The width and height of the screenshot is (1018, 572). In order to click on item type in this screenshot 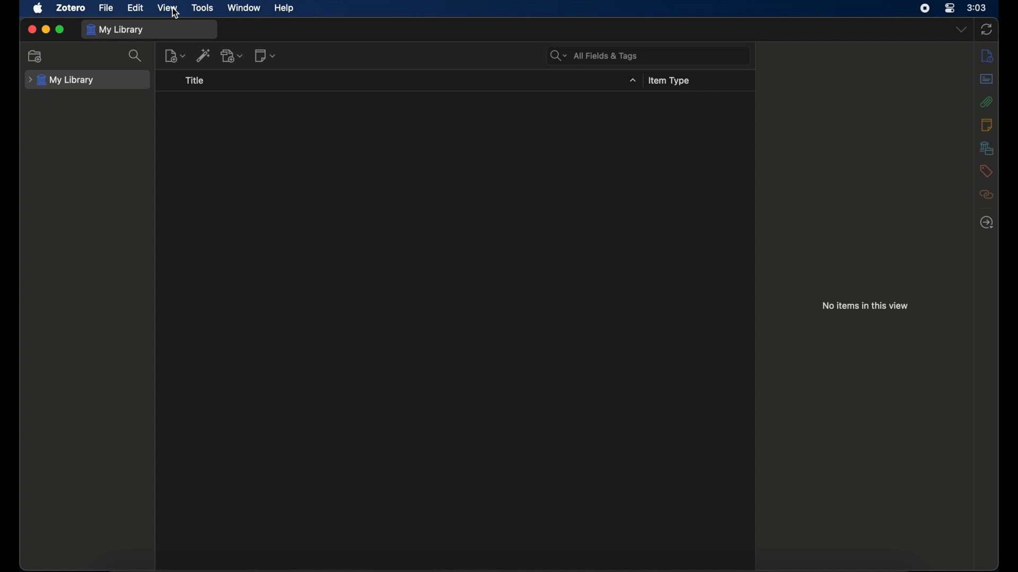, I will do `click(670, 82)`.